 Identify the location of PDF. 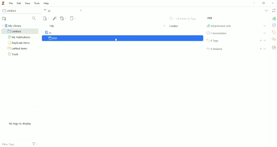
(123, 39).